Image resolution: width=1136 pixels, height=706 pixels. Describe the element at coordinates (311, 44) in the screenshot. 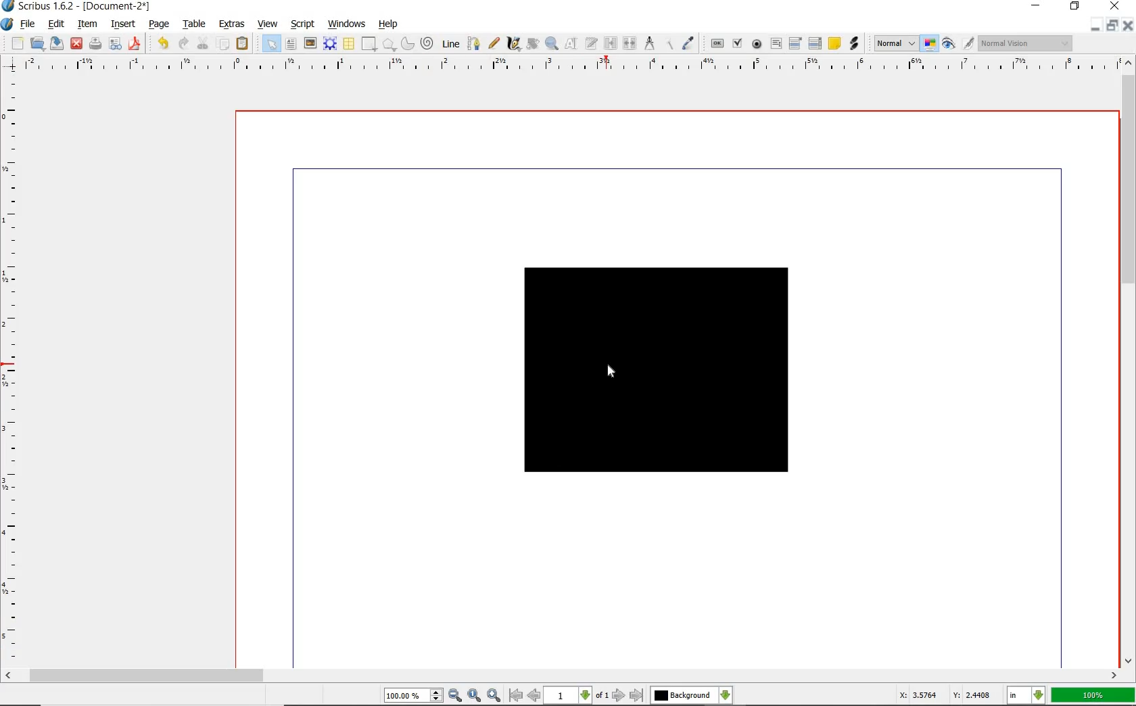

I see `image frame` at that location.